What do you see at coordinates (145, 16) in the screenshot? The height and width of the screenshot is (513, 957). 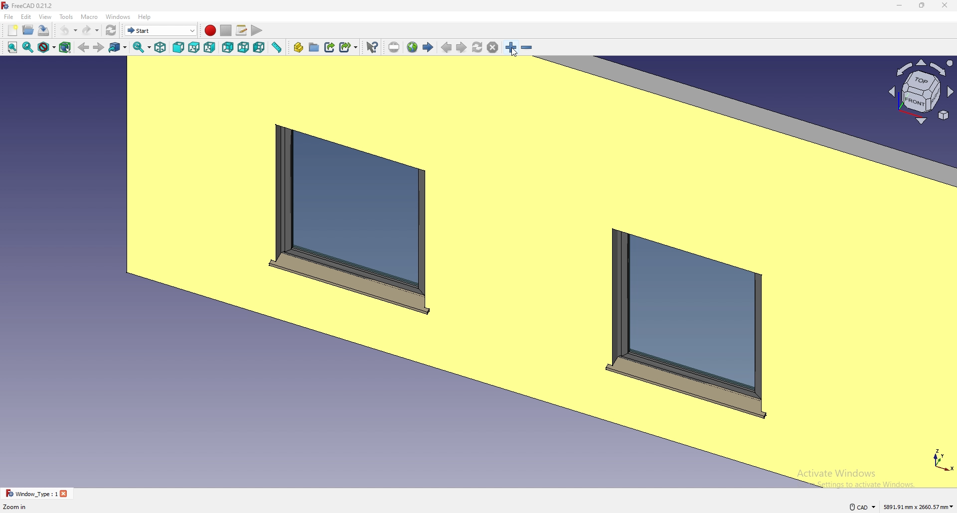 I see `help` at bounding box center [145, 16].